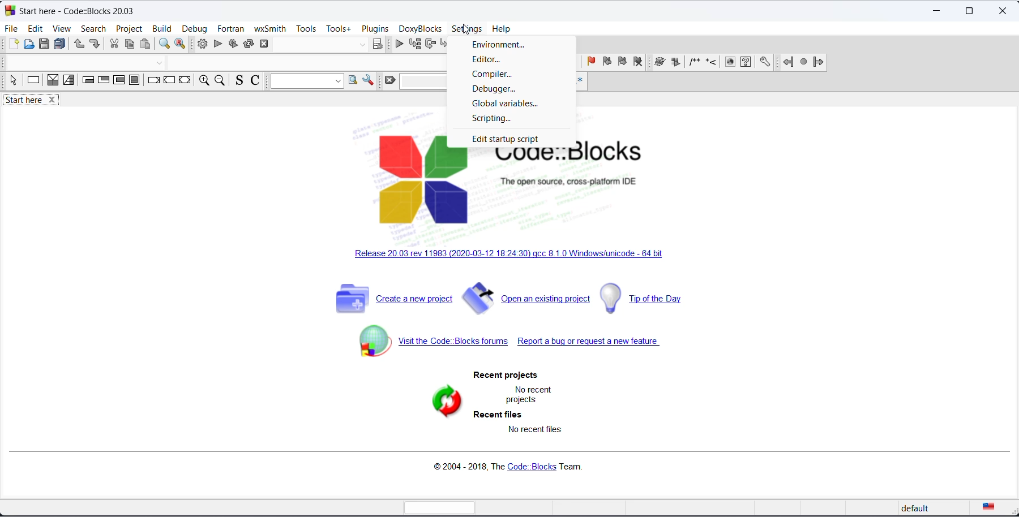  What do you see at coordinates (161, 62) in the screenshot?
I see `dropdown` at bounding box center [161, 62].